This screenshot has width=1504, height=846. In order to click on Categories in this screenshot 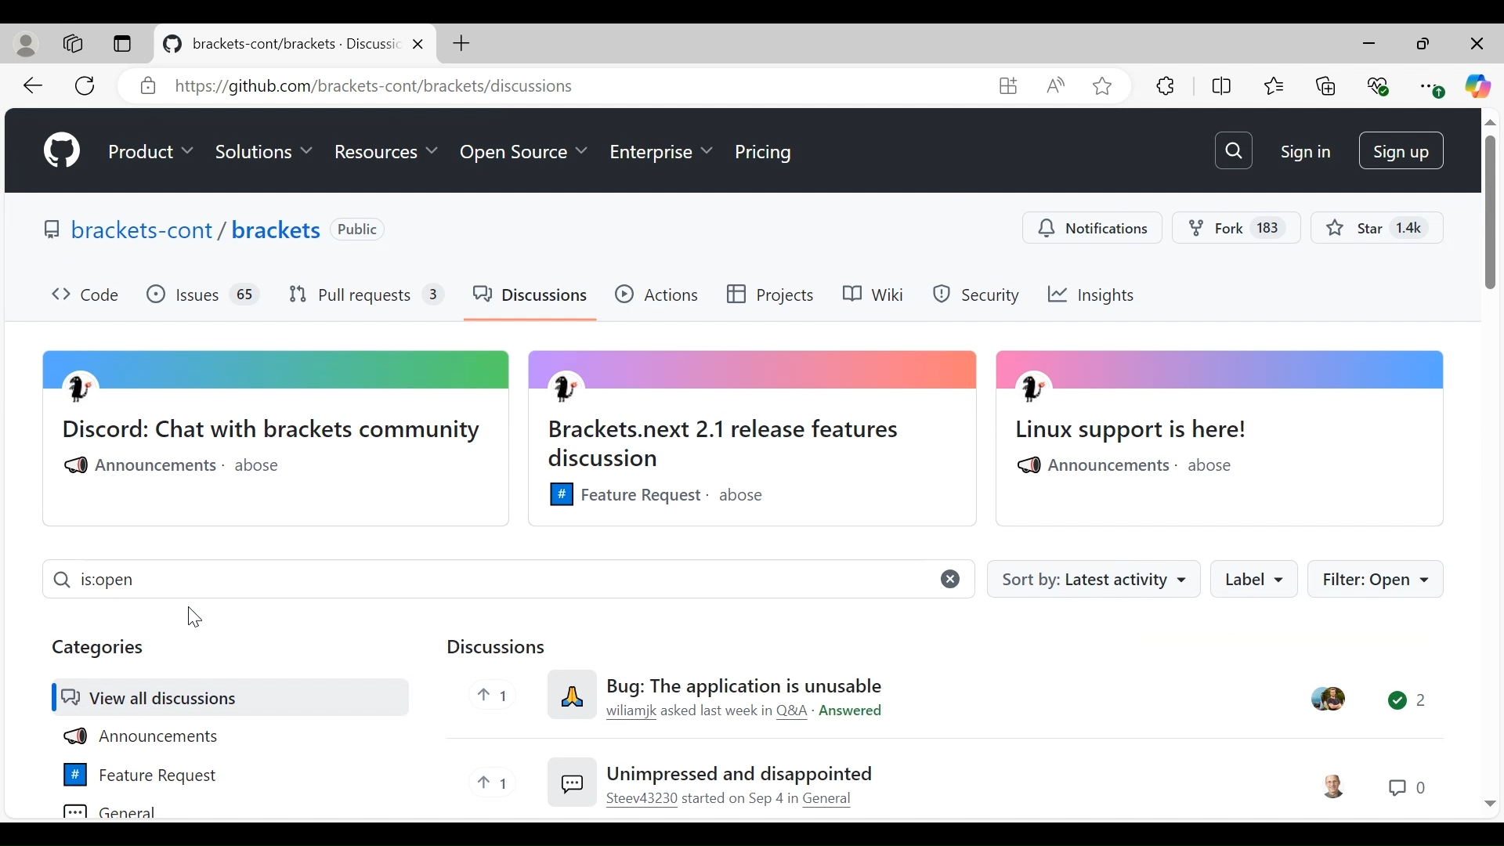, I will do `click(218, 650)`.